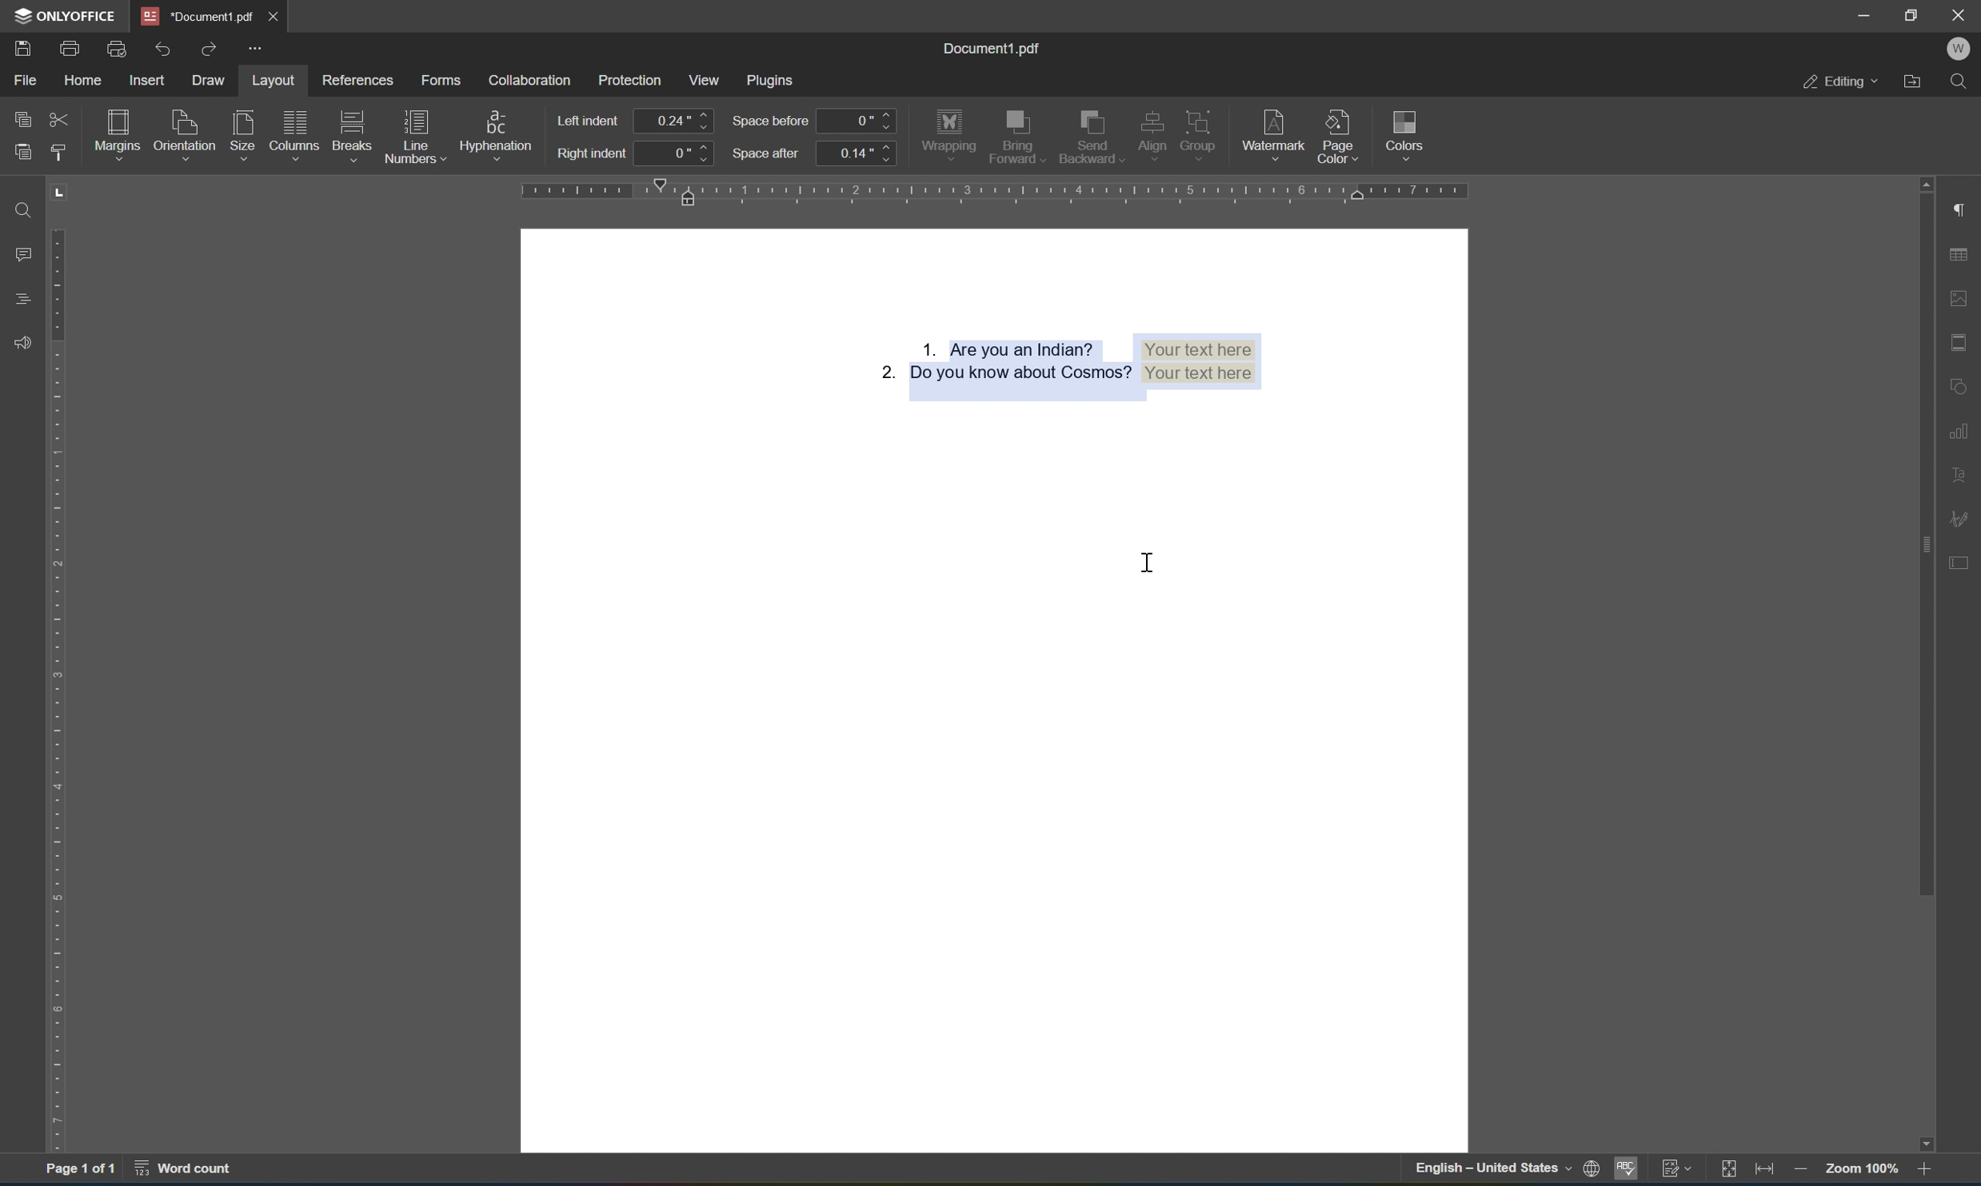 Image resolution: width=1981 pixels, height=1186 pixels. What do you see at coordinates (207, 47) in the screenshot?
I see `redo` at bounding box center [207, 47].